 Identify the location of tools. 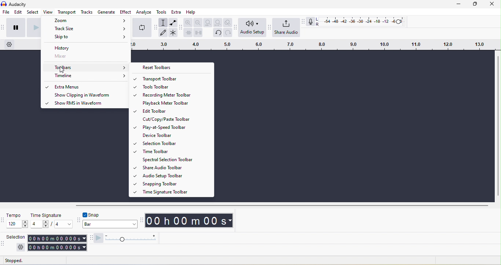
(161, 12).